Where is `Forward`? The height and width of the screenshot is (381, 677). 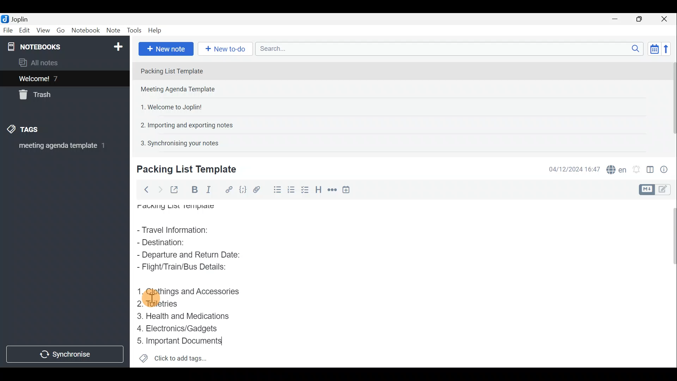
Forward is located at coordinates (159, 189).